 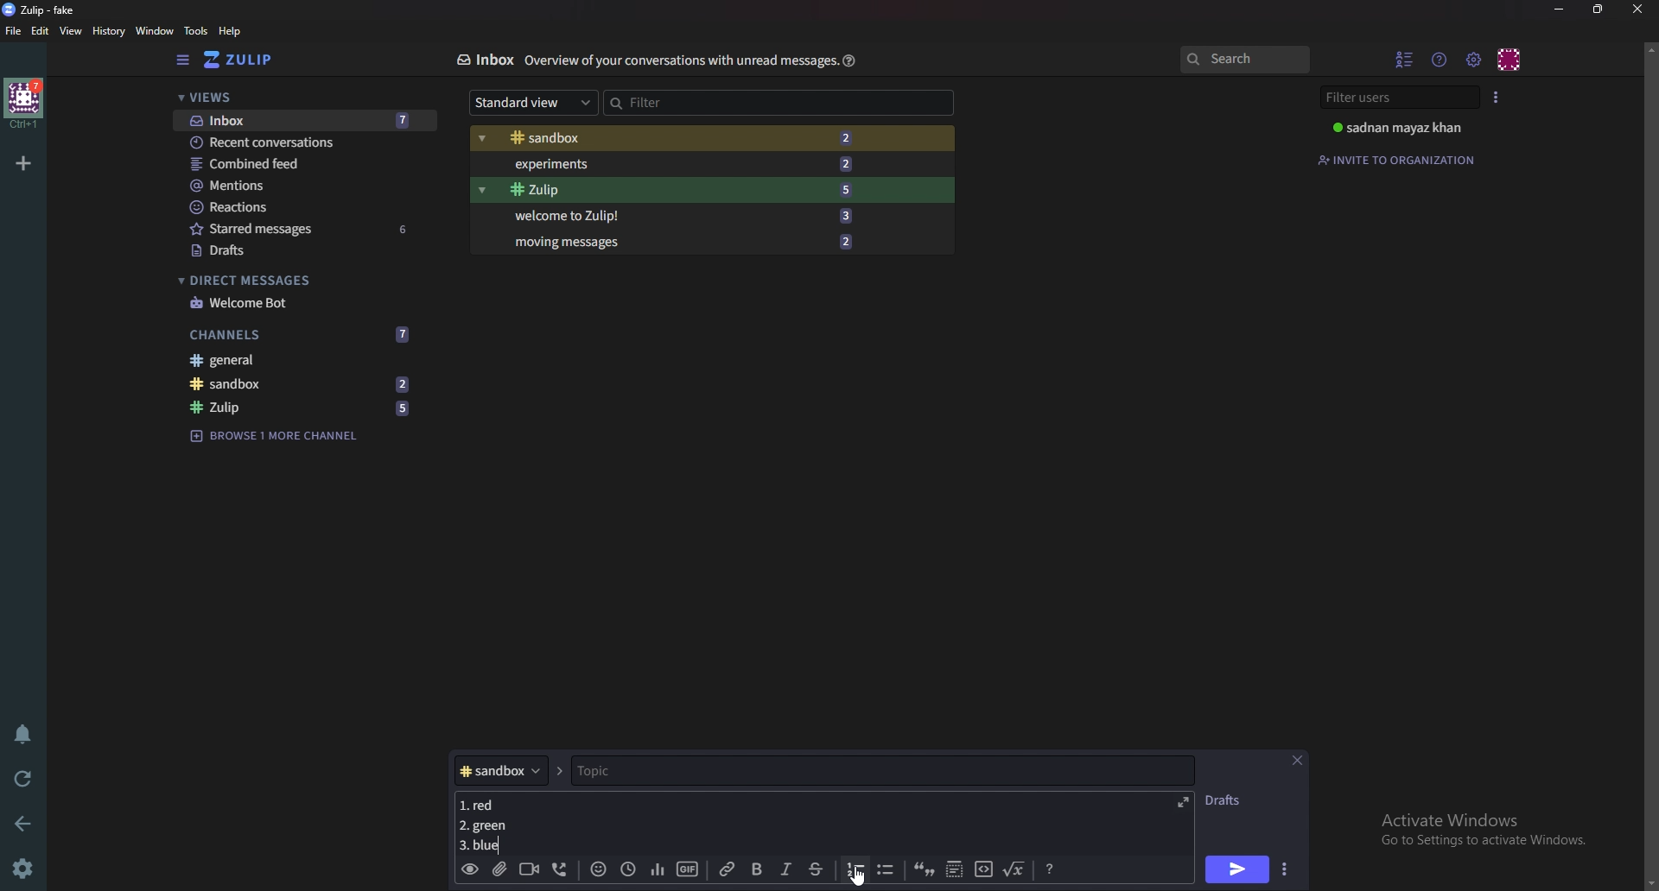 What do you see at coordinates (847, 60) in the screenshot?
I see `Help` at bounding box center [847, 60].